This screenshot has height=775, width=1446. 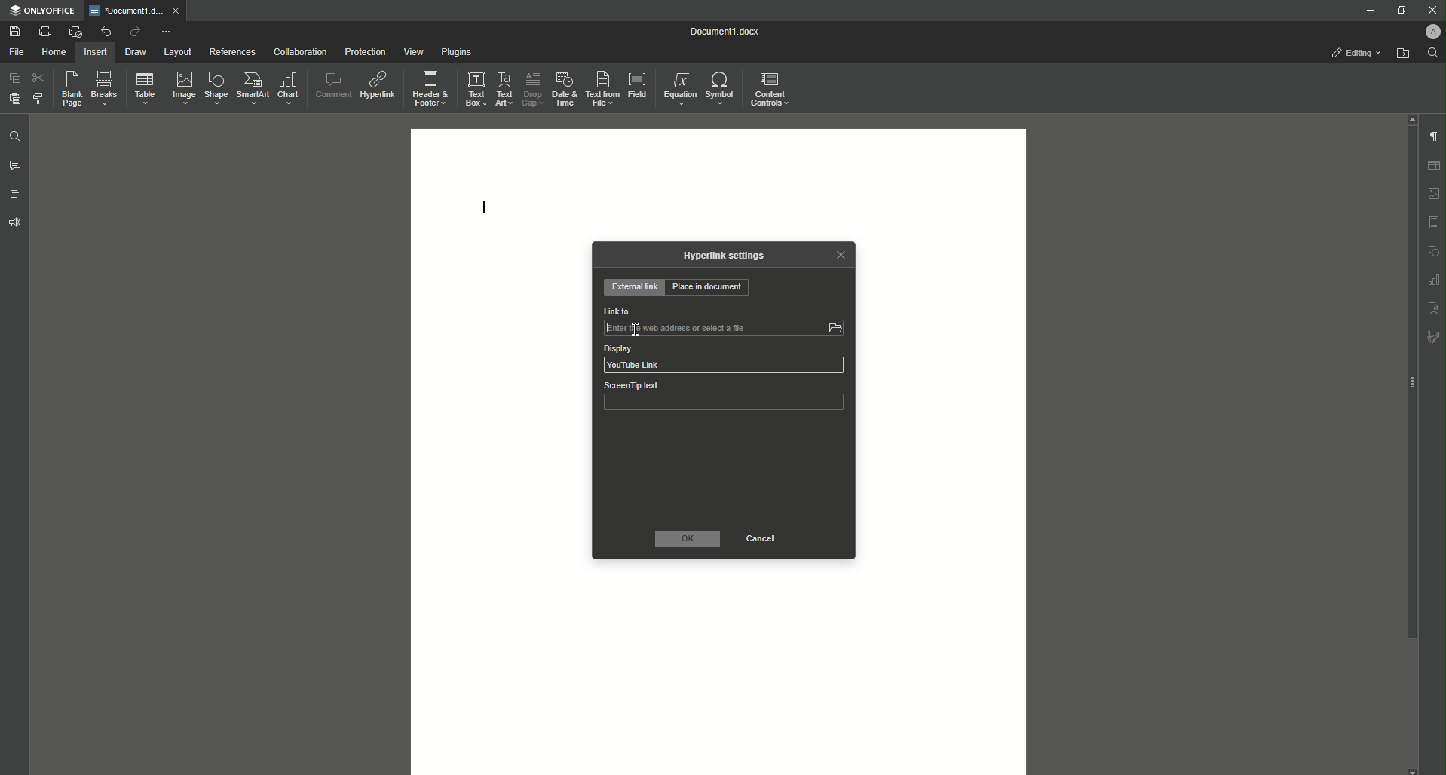 I want to click on View, so click(x=414, y=51).